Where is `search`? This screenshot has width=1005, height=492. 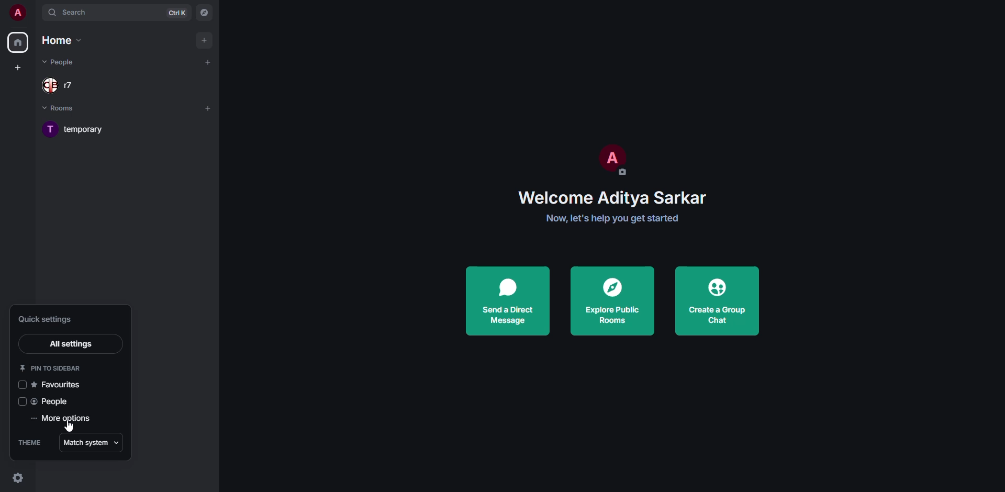
search is located at coordinates (73, 13).